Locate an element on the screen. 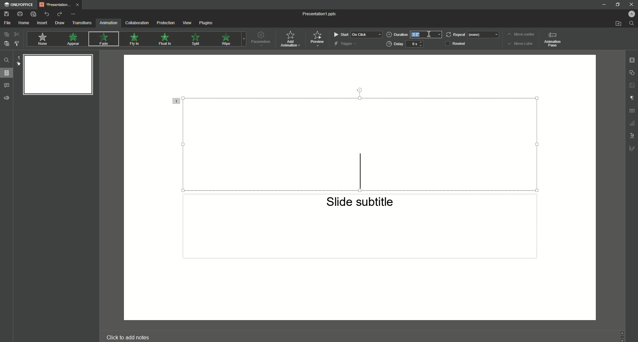 The width and height of the screenshot is (638, 342). Draw is located at coordinates (60, 23).